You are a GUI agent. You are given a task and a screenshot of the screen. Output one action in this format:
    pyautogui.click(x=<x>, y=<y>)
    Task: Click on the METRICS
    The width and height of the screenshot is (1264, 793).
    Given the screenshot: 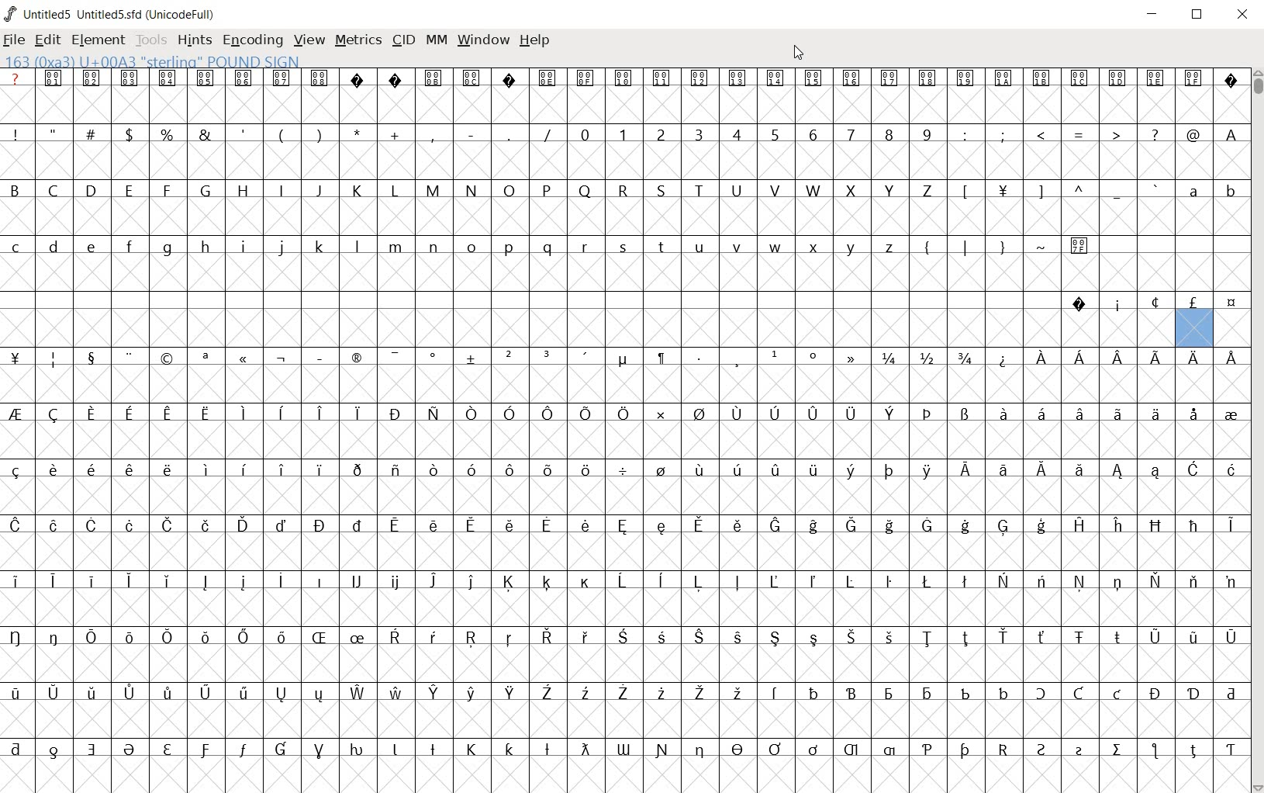 What is the action you would take?
    pyautogui.click(x=357, y=42)
    